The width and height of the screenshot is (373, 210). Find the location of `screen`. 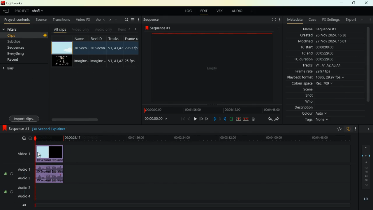

screen is located at coordinates (211, 69).